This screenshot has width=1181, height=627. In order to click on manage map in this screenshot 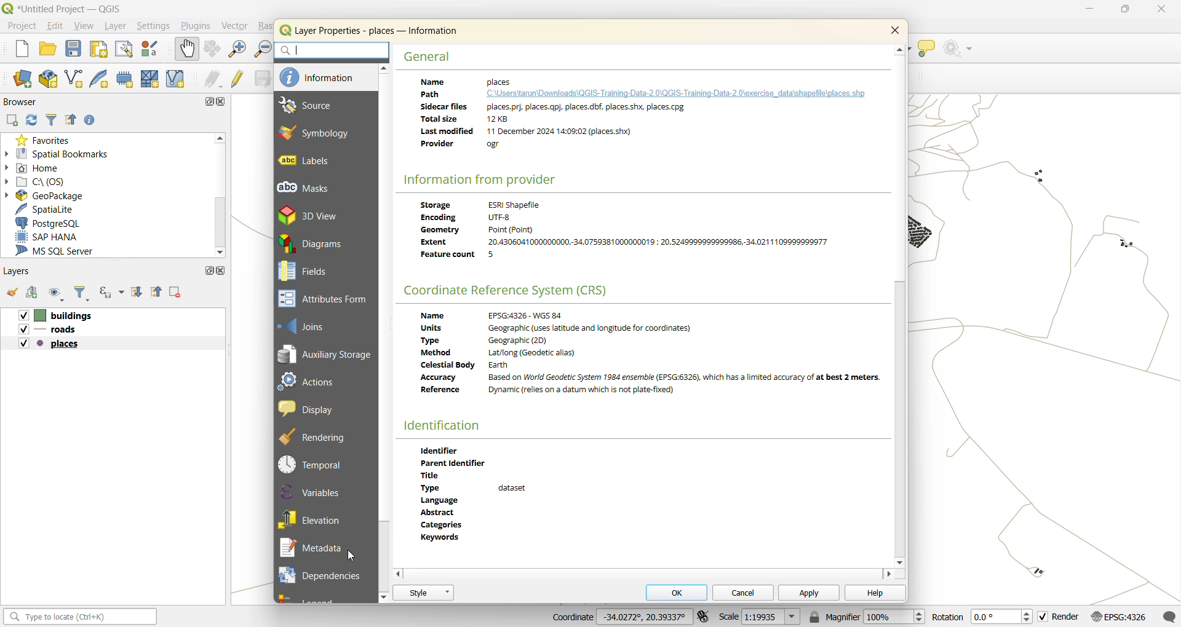, I will do `click(59, 293)`.